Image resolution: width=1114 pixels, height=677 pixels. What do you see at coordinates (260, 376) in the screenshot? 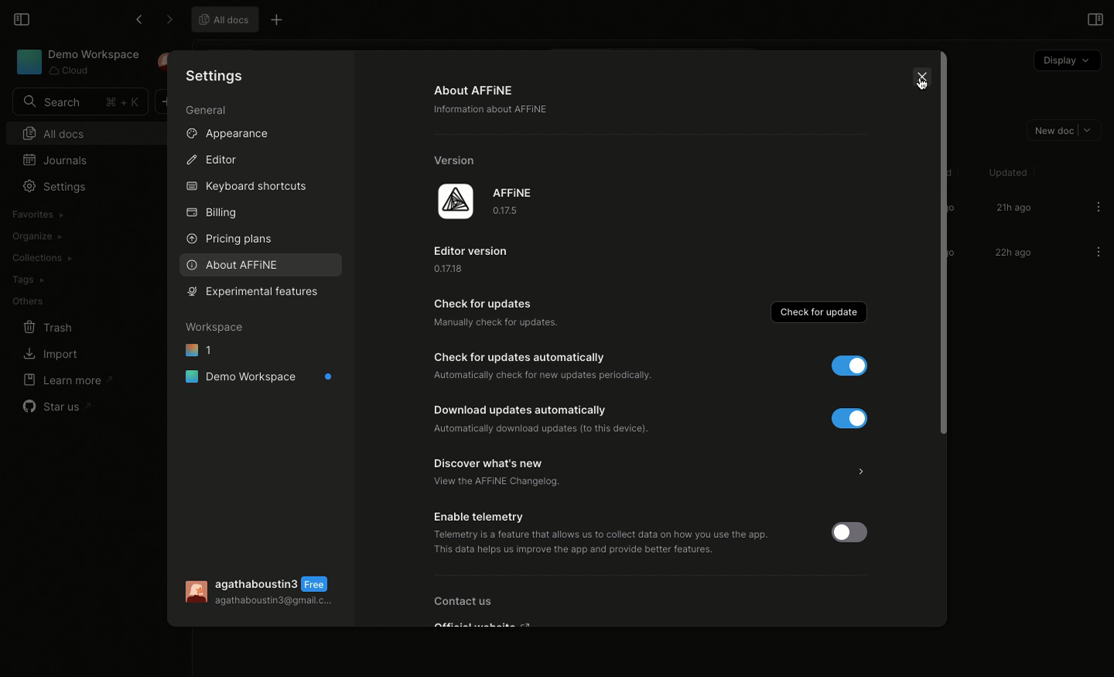
I see `Demo workspace` at bounding box center [260, 376].